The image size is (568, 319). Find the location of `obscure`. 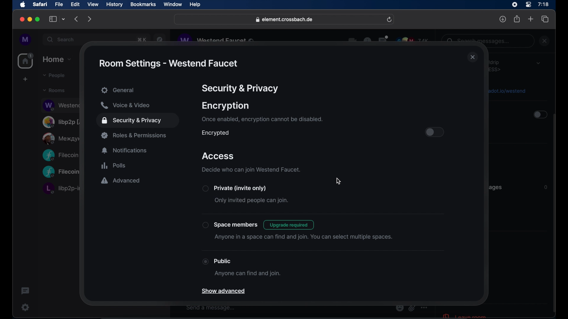

obscure is located at coordinates (506, 90).